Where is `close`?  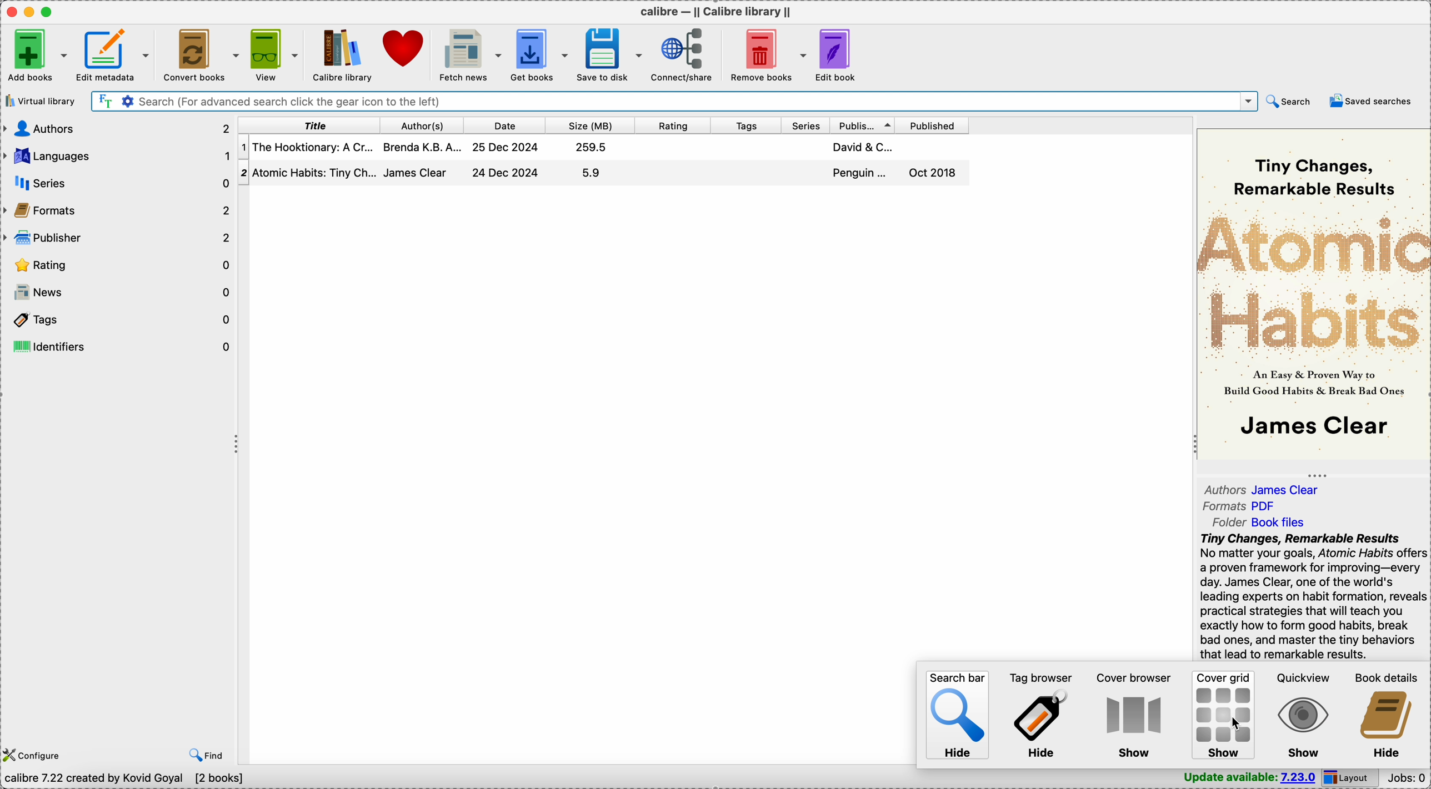 close is located at coordinates (13, 12).